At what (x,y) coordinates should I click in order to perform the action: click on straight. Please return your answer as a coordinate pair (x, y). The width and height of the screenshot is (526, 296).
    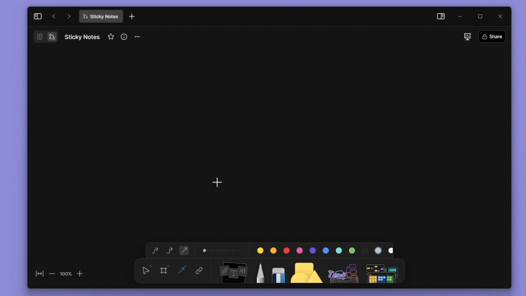
    Looking at the image, I should click on (182, 271).